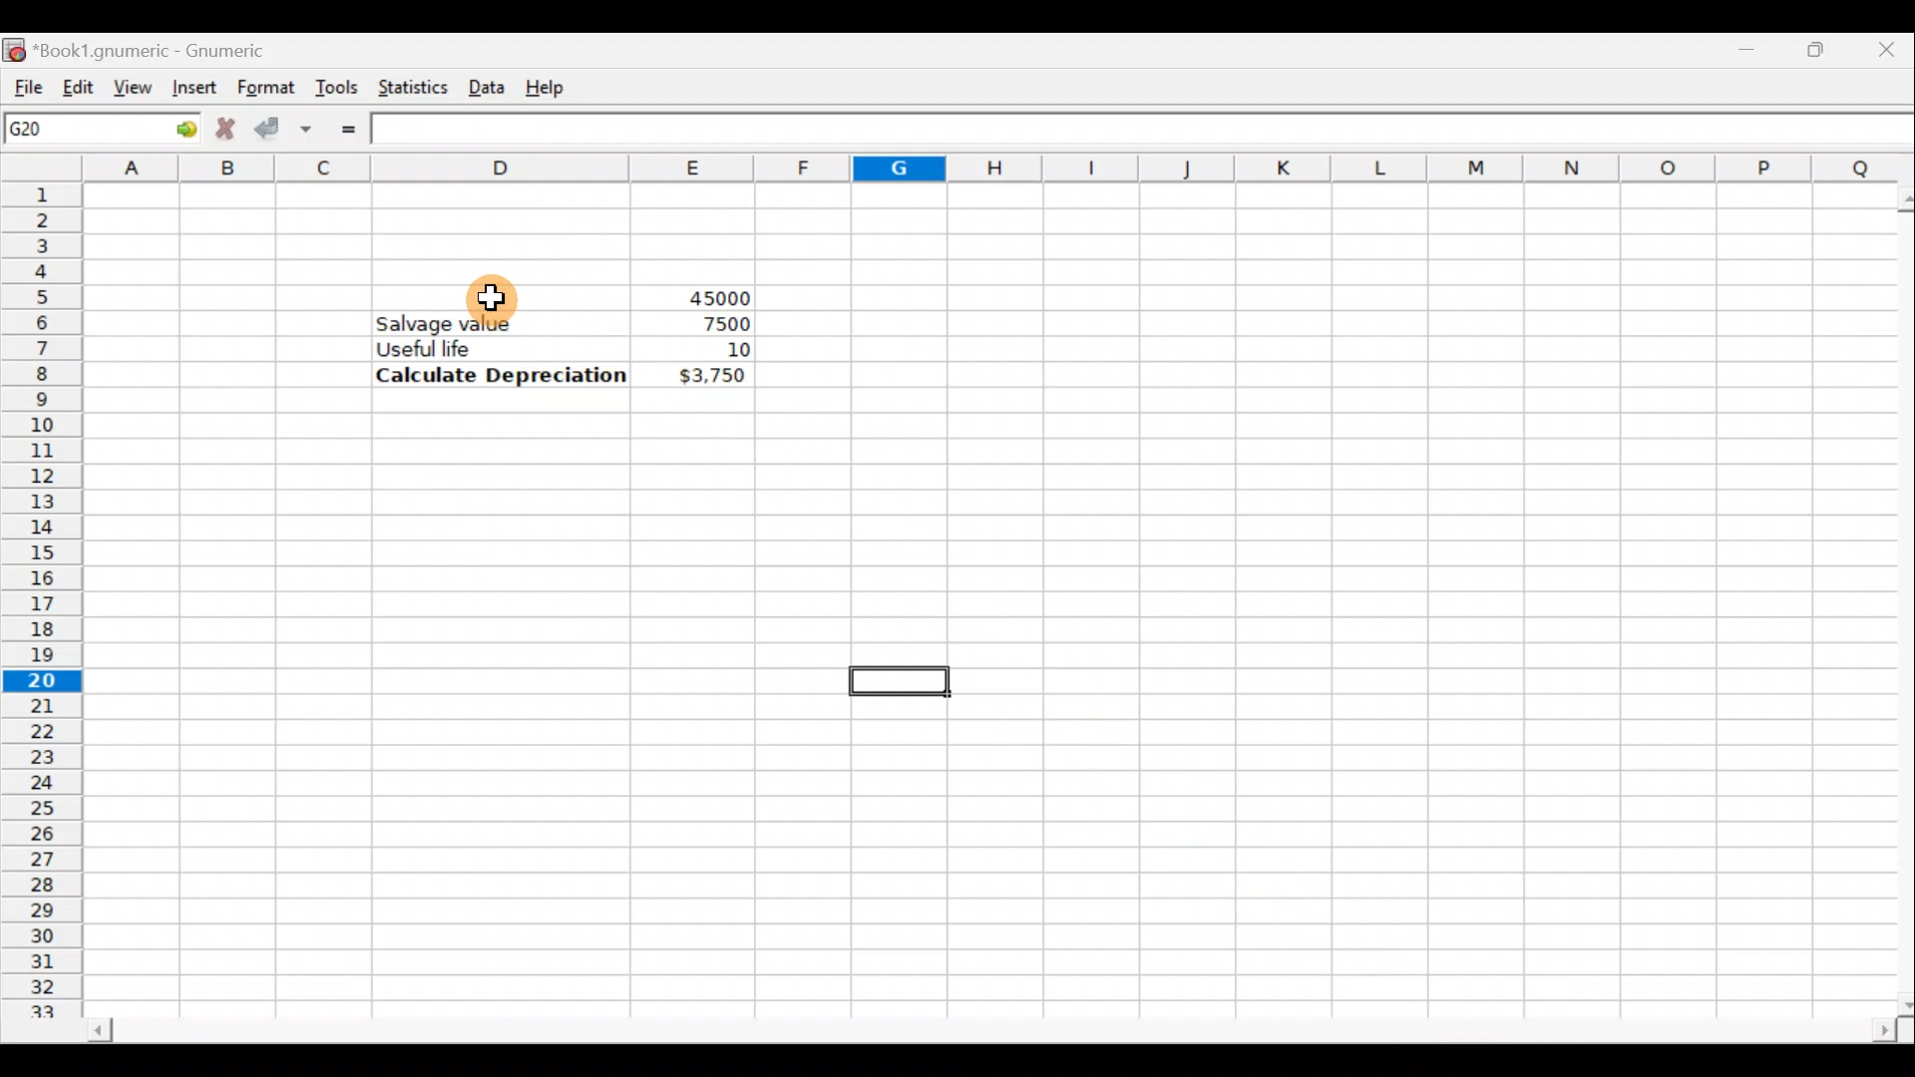  Describe the element at coordinates (223, 126) in the screenshot. I see `Cancel change` at that location.